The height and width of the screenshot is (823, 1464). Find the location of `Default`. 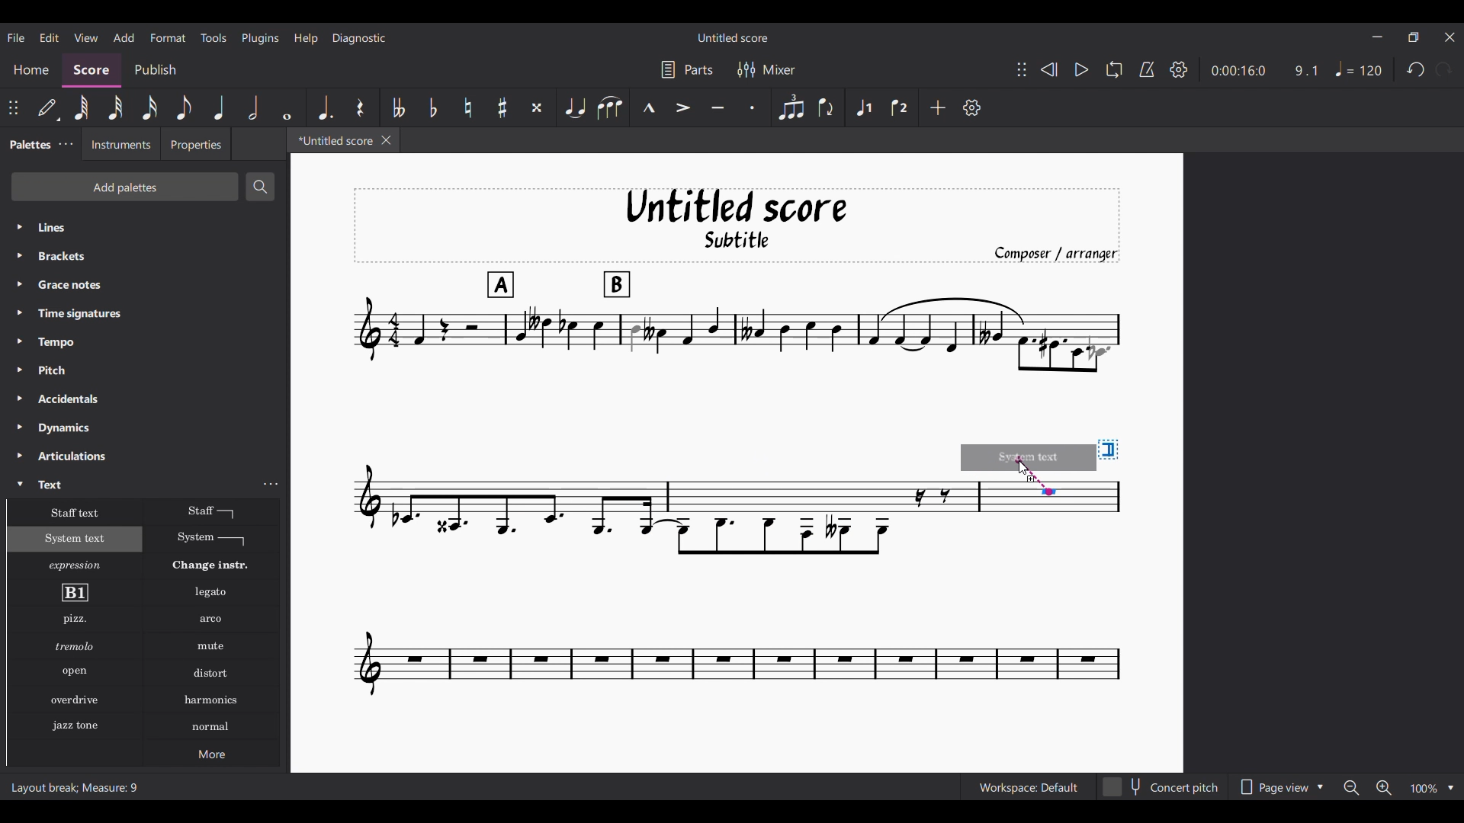

Default is located at coordinates (48, 107).